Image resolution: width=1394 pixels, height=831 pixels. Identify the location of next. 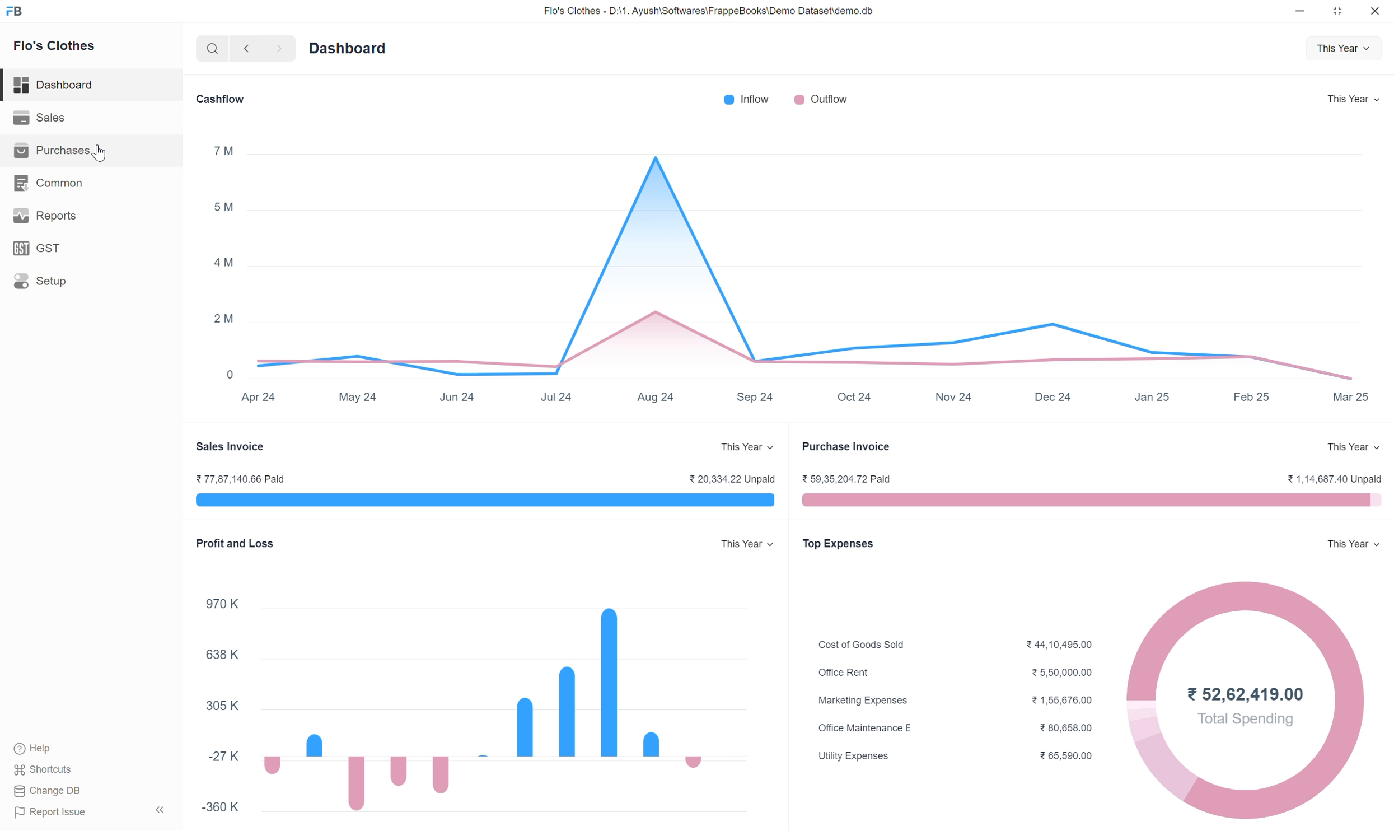
(281, 49).